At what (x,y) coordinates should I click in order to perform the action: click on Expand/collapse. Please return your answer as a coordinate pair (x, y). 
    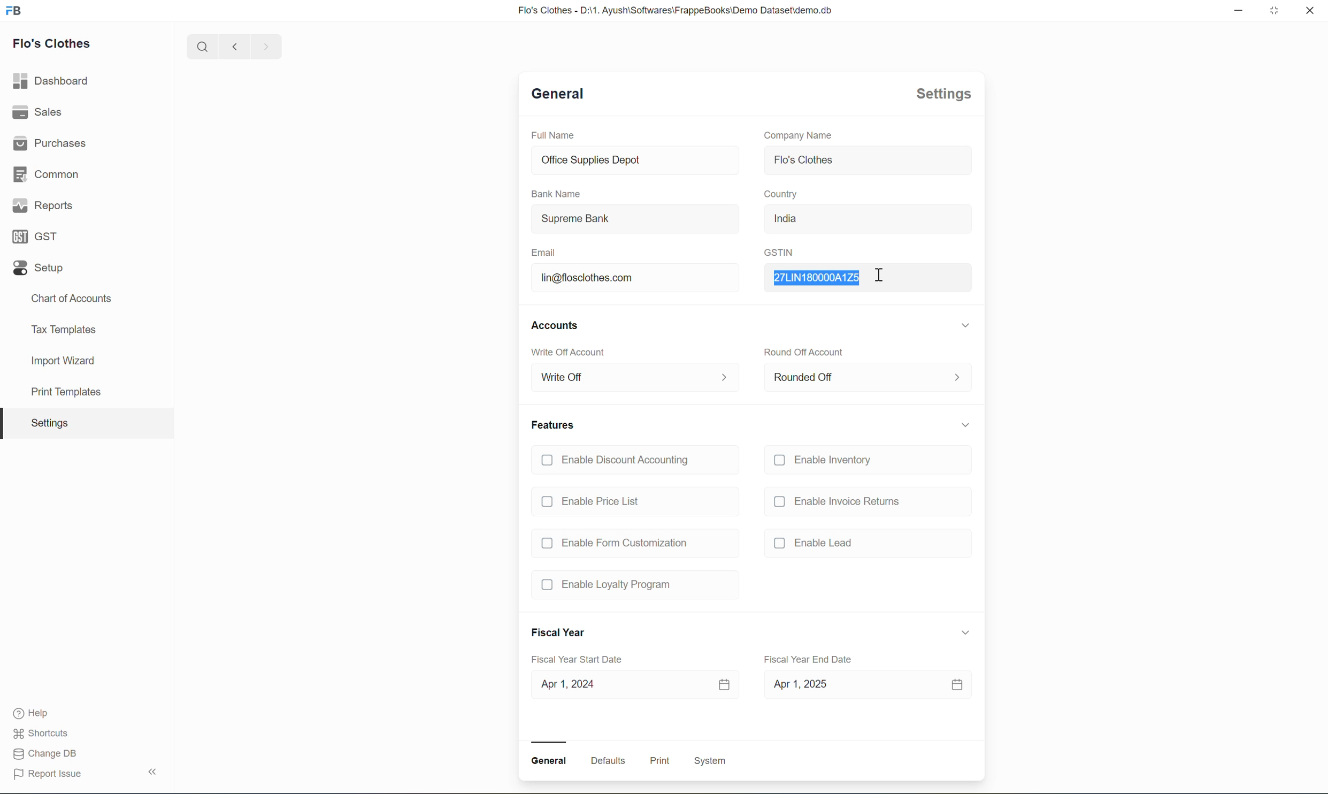
    Looking at the image, I should click on (966, 424).